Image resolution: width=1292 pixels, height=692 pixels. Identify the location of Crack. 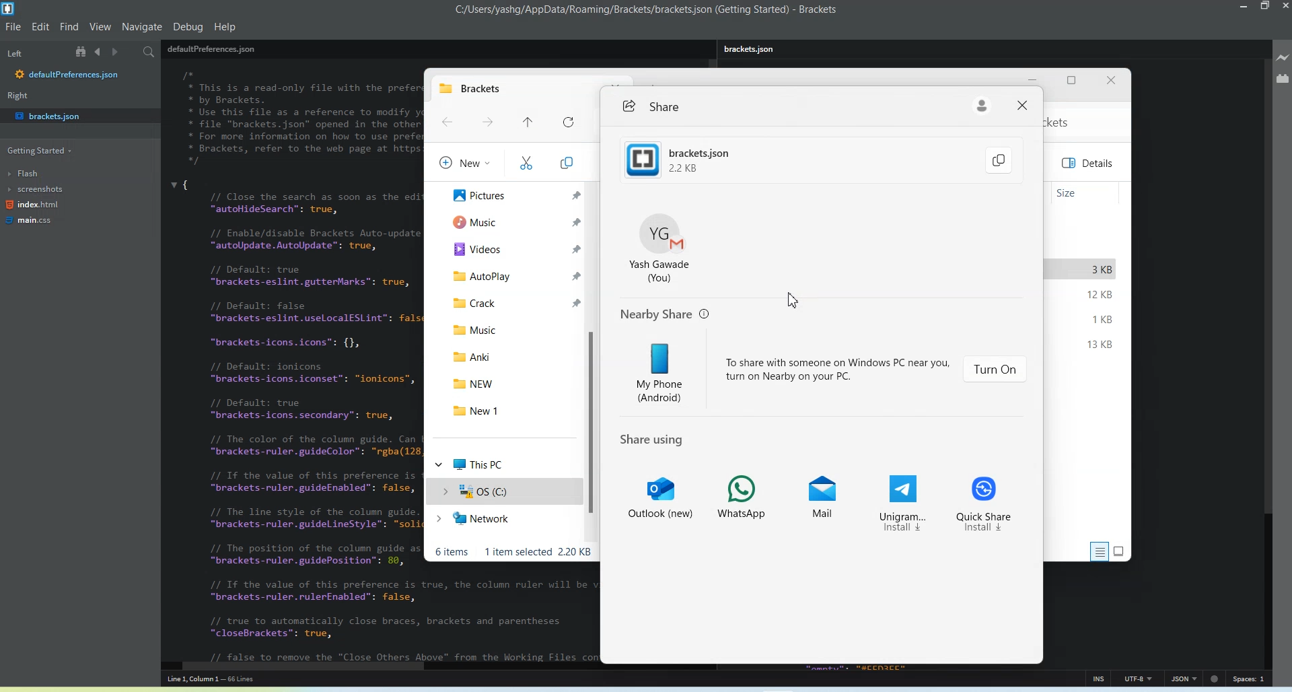
(512, 303).